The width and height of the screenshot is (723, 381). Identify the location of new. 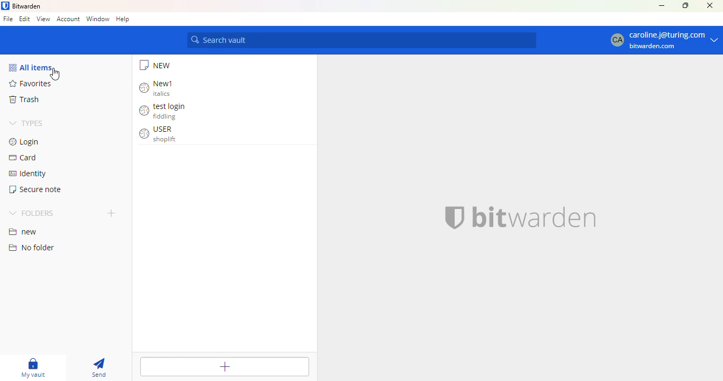
(157, 65).